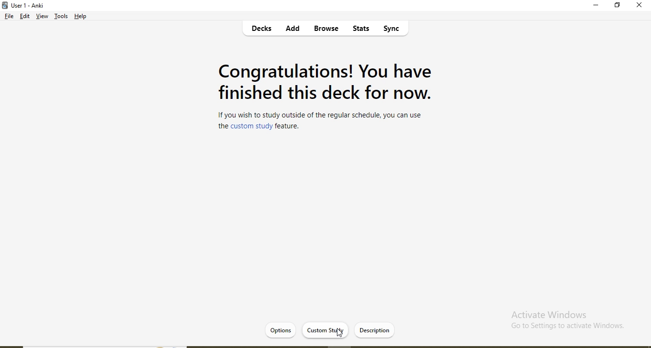 Image resolution: width=651 pixels, height=348 pixels. Describe the element at coordinates (8, 17) in the screenshot. I see `file` at that location.